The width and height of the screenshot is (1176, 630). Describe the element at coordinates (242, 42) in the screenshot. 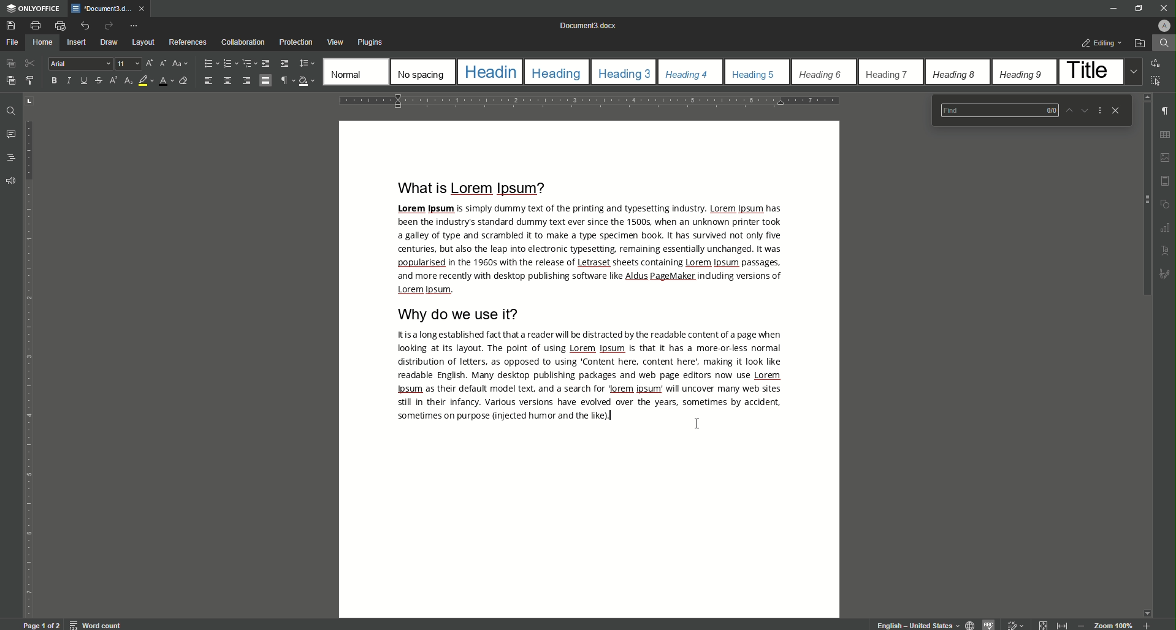

I see `Collaboration` at that location.